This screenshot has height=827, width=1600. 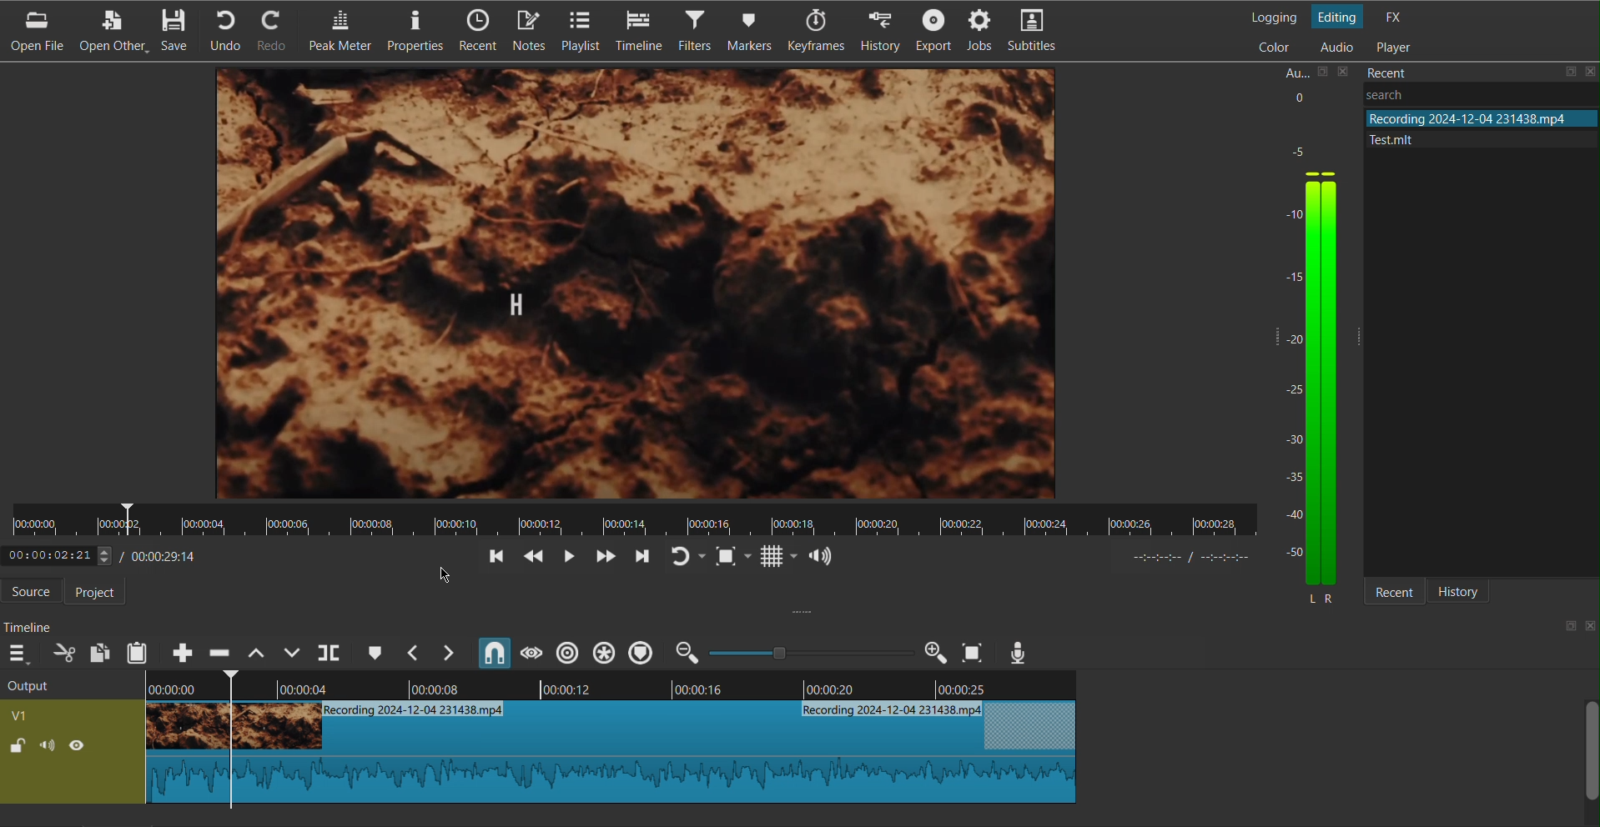 I want to click on Grid Display, so click(x=779, y=558).